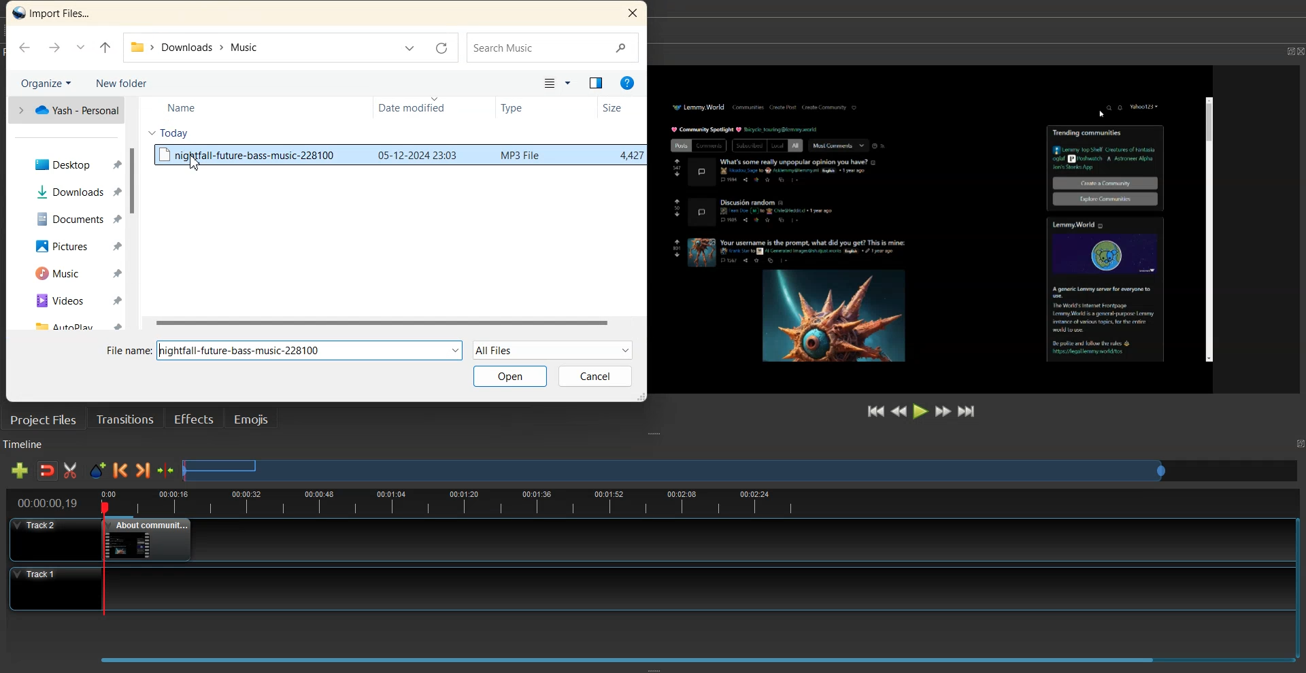 The width and height of the screenshot is (1306, 673). Describe the element at coordinates (395, 322) in the screenshot. I see `Horizontal Scrollbar` at that location.